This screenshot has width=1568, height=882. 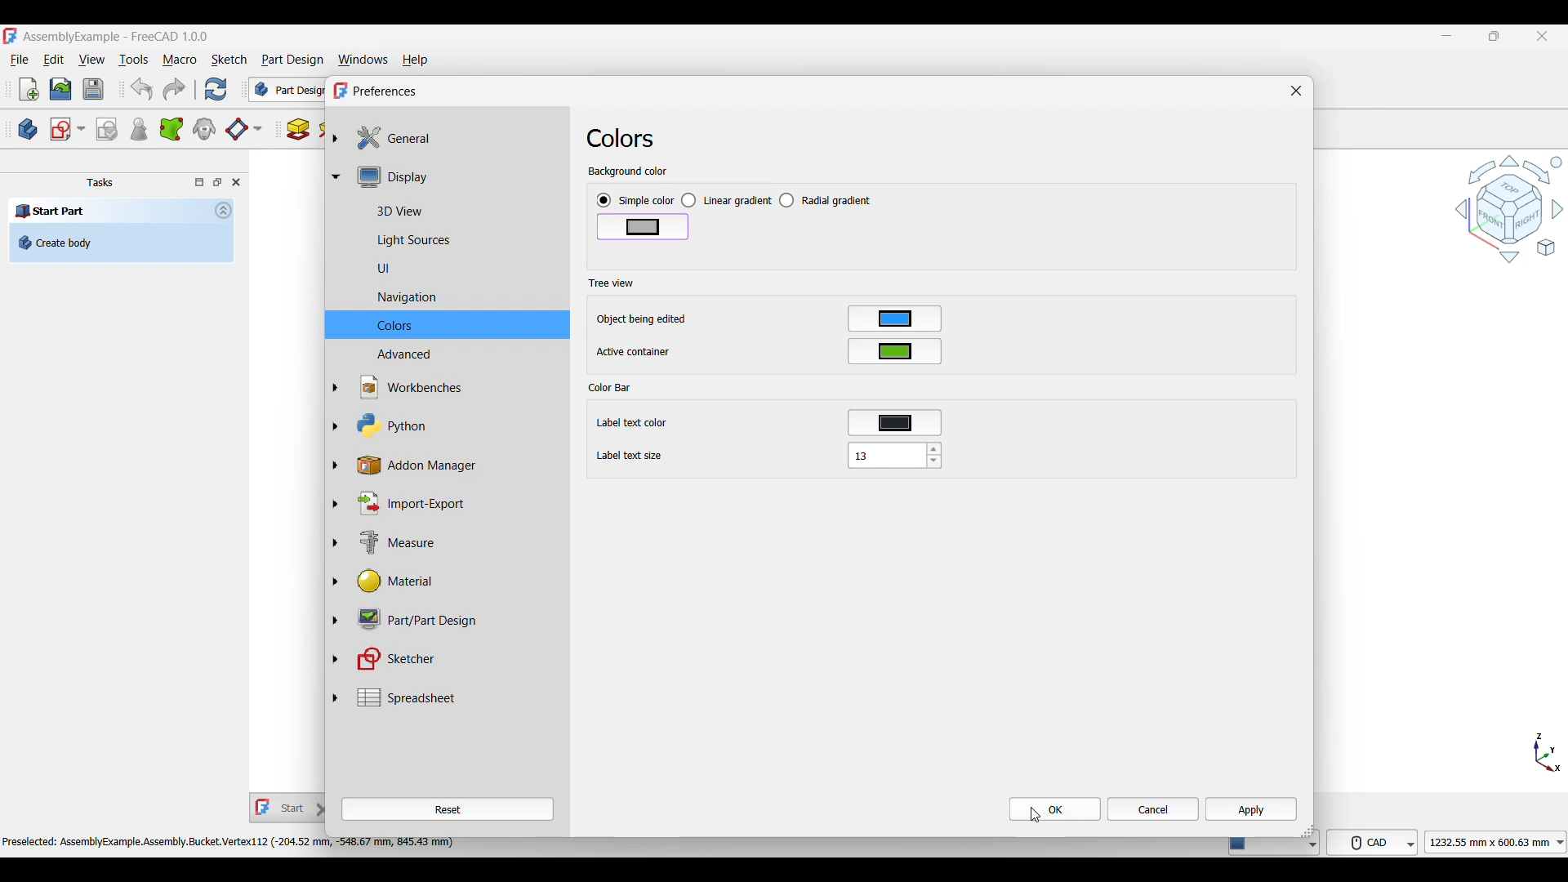 I want to click on Colors, so click(x=621, y=138).